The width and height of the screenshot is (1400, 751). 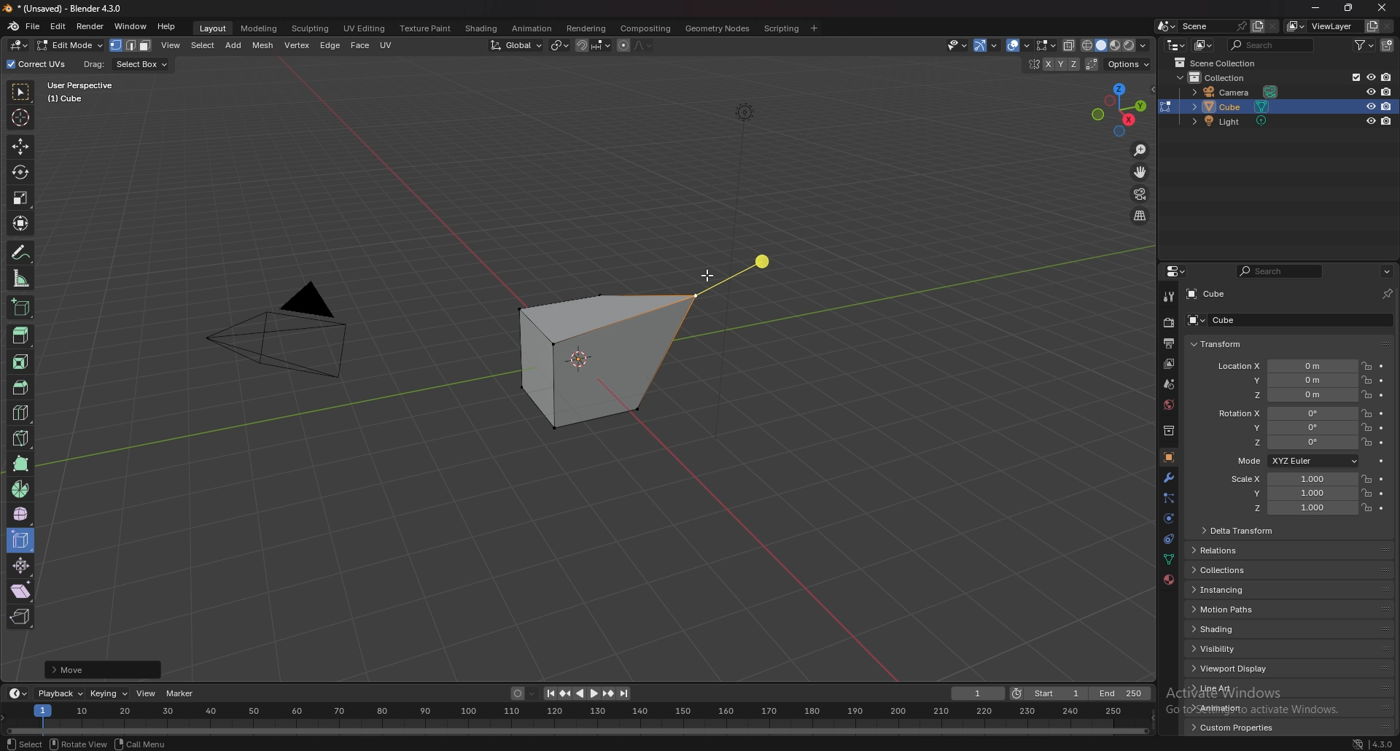 I want to click on viewport display, so click(x=1237, y=669).